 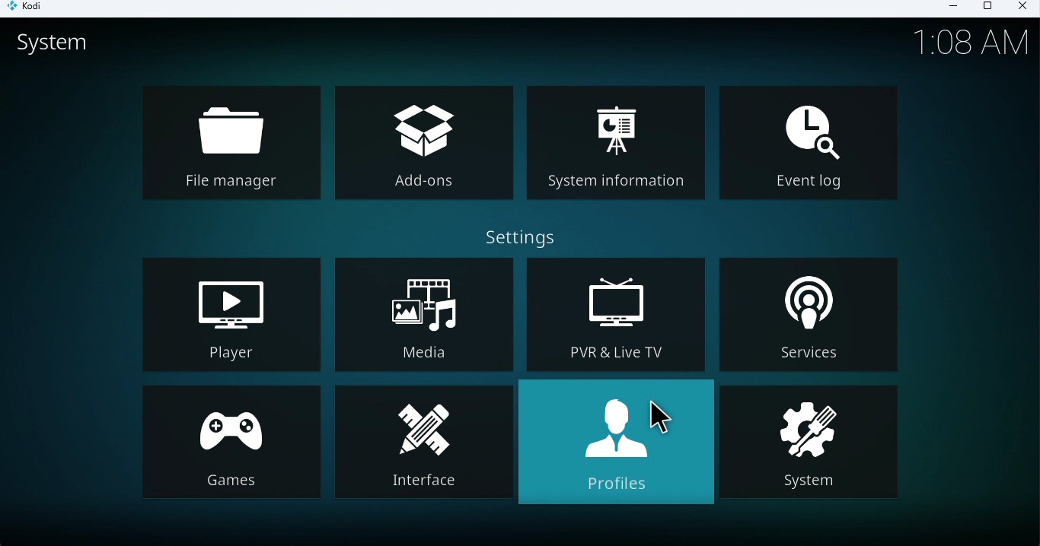 I want to click on System, so click(x=812, y=443).